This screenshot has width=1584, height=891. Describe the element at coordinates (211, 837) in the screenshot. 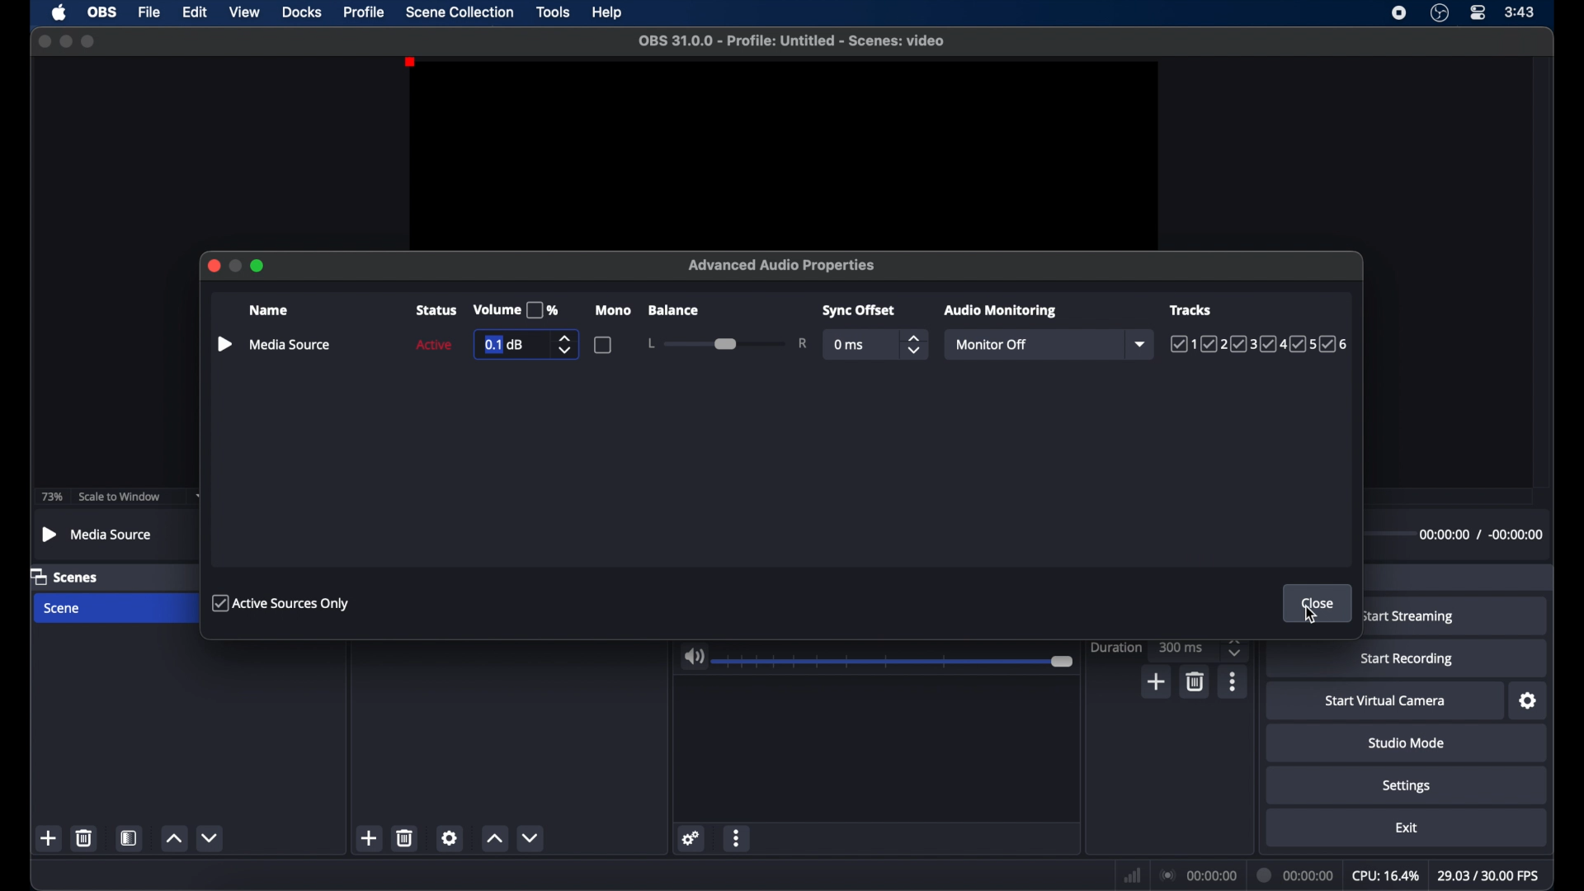

I see `decrement` at that location.